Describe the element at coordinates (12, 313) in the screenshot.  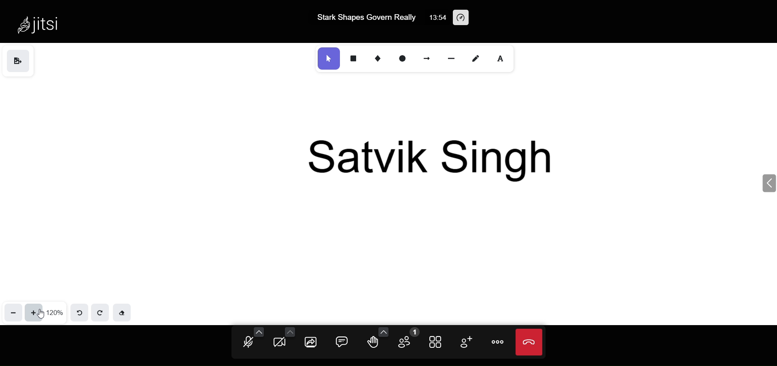
I see `zoom out` at that location.